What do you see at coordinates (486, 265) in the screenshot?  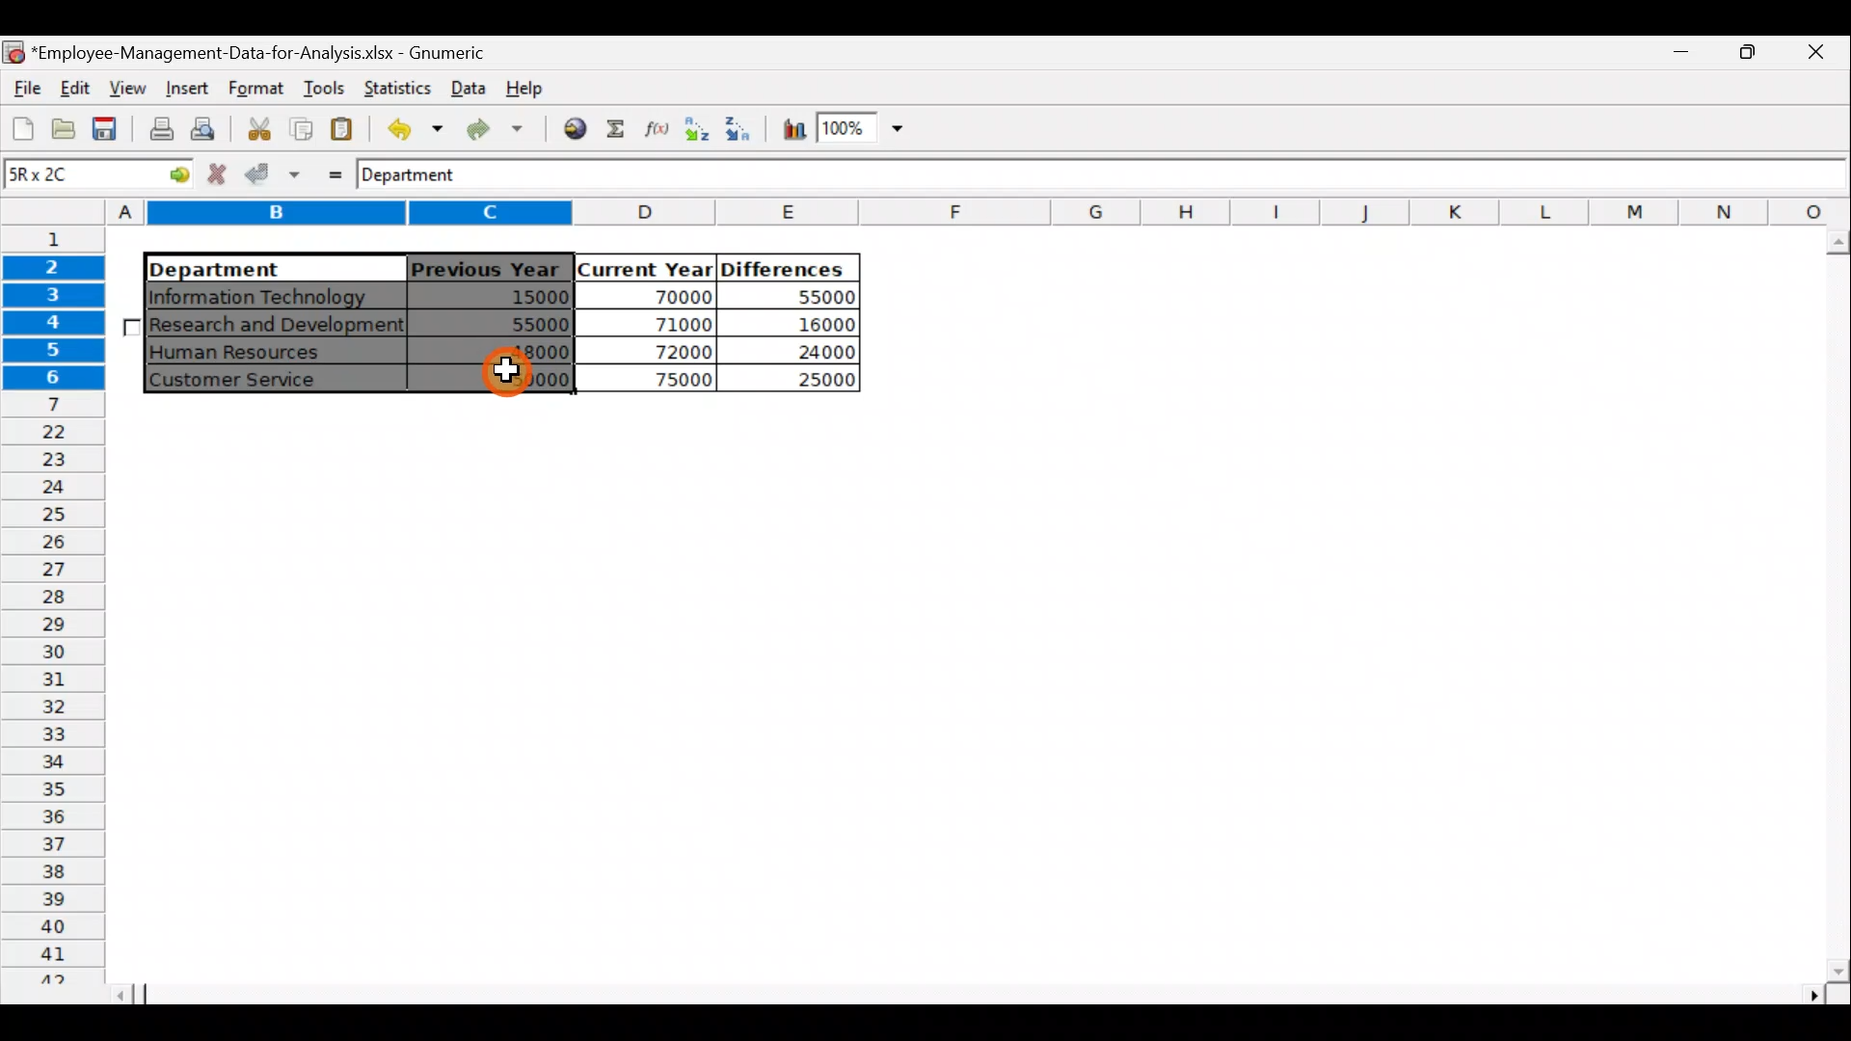 I see `Previous Year` at bounding box center [486, 265].